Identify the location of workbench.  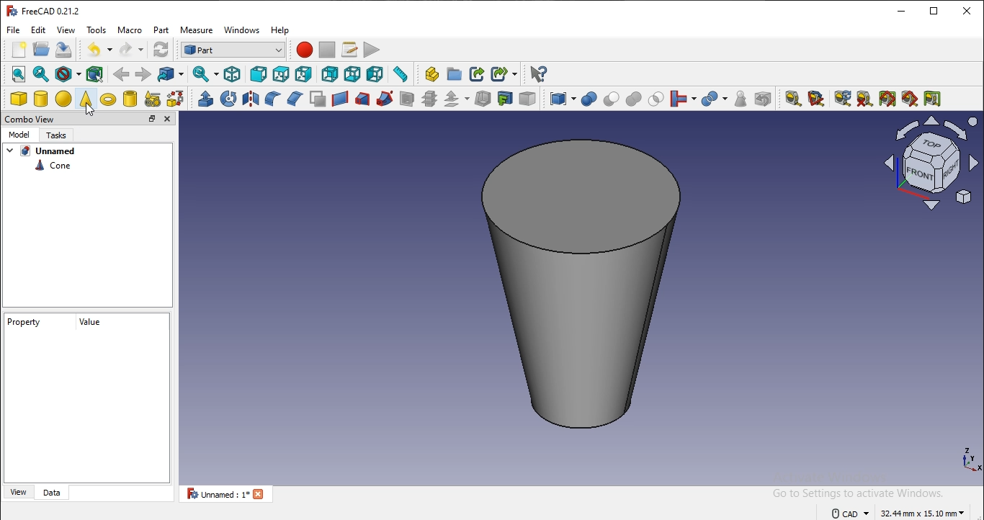
(234, 50).